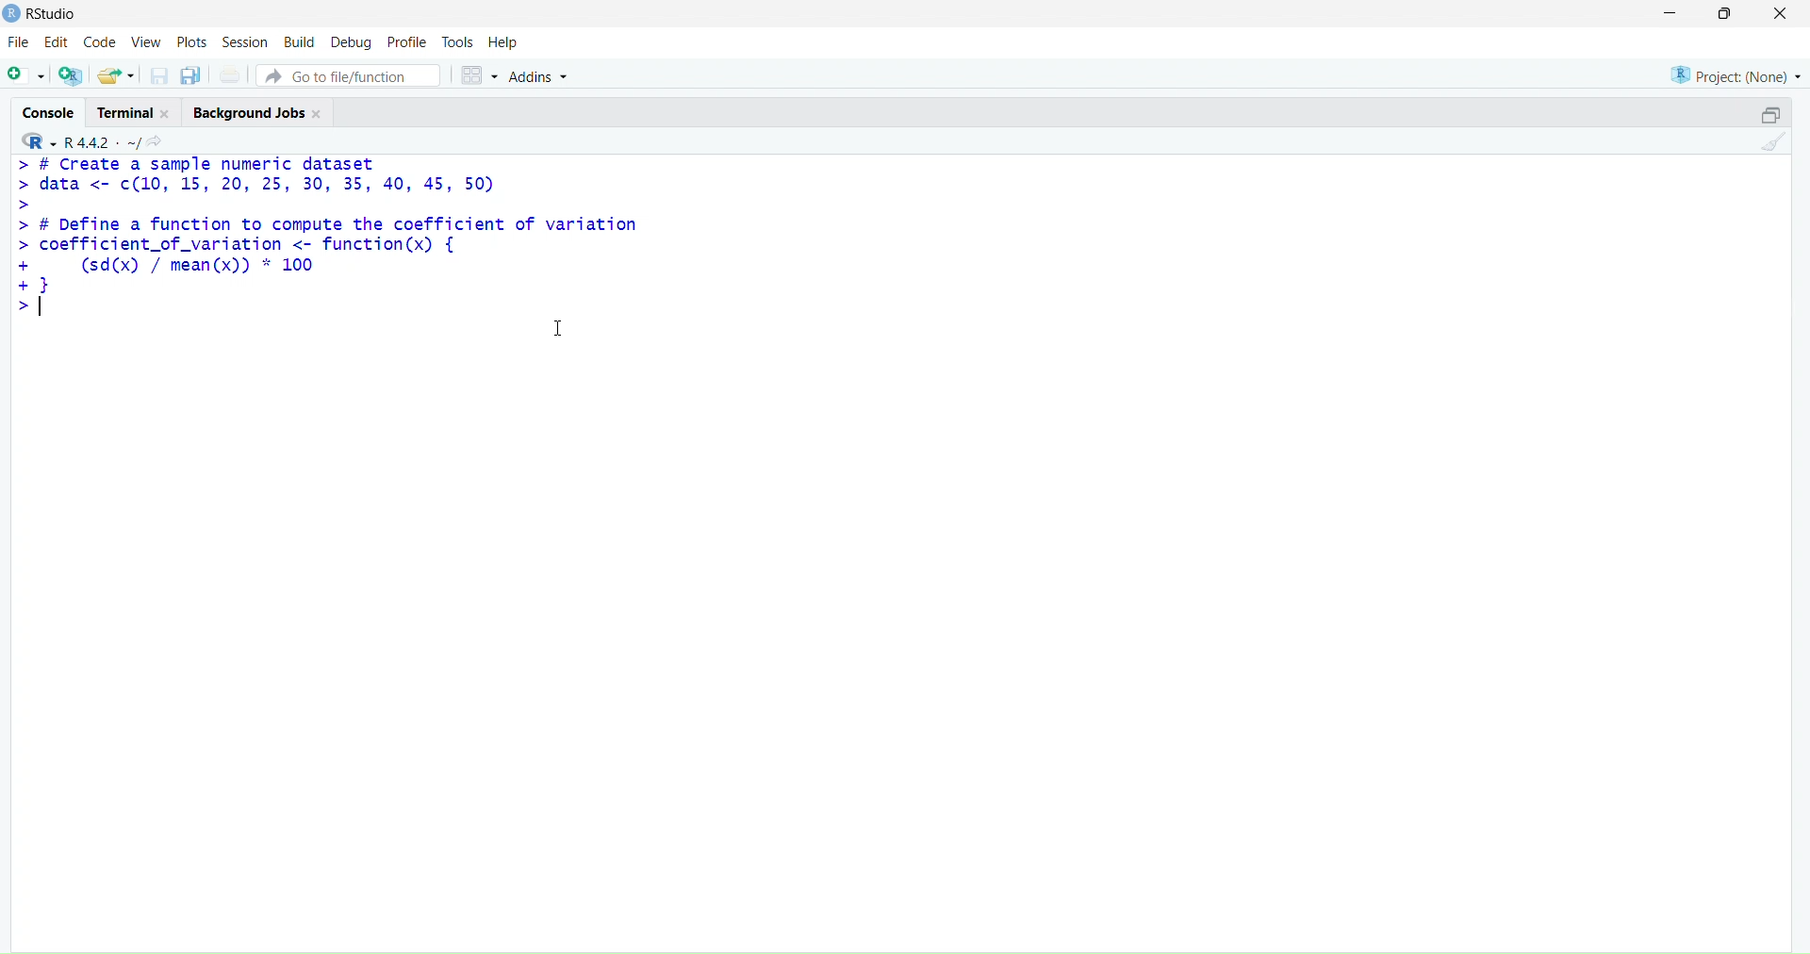 The image size is (1810, 954). Describe the element at coordinates (319, 114) in the screenshot. I see `Close ` at that location.